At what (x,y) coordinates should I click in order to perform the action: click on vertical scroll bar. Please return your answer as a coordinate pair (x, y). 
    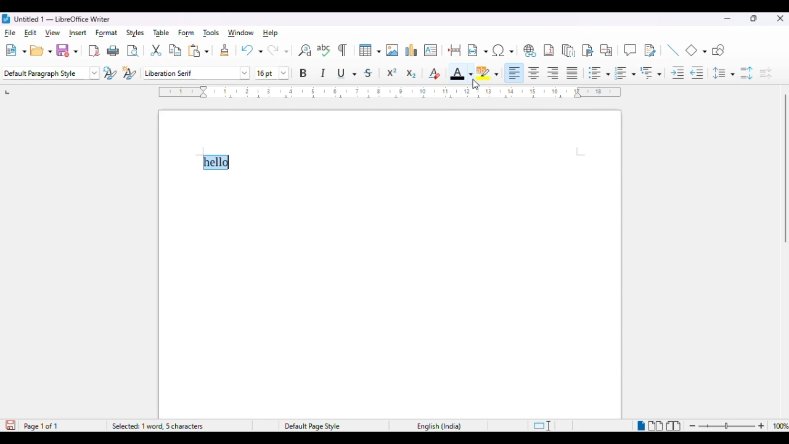
    Looking at the image, I should click on (784, 169).